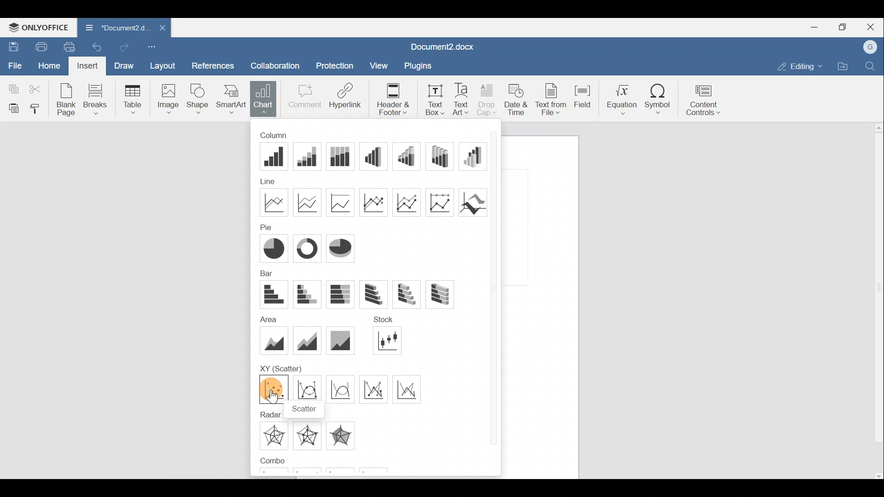  Describe the element at coordinates (303, 98) in the screenshot. I see `Comment` at that location.